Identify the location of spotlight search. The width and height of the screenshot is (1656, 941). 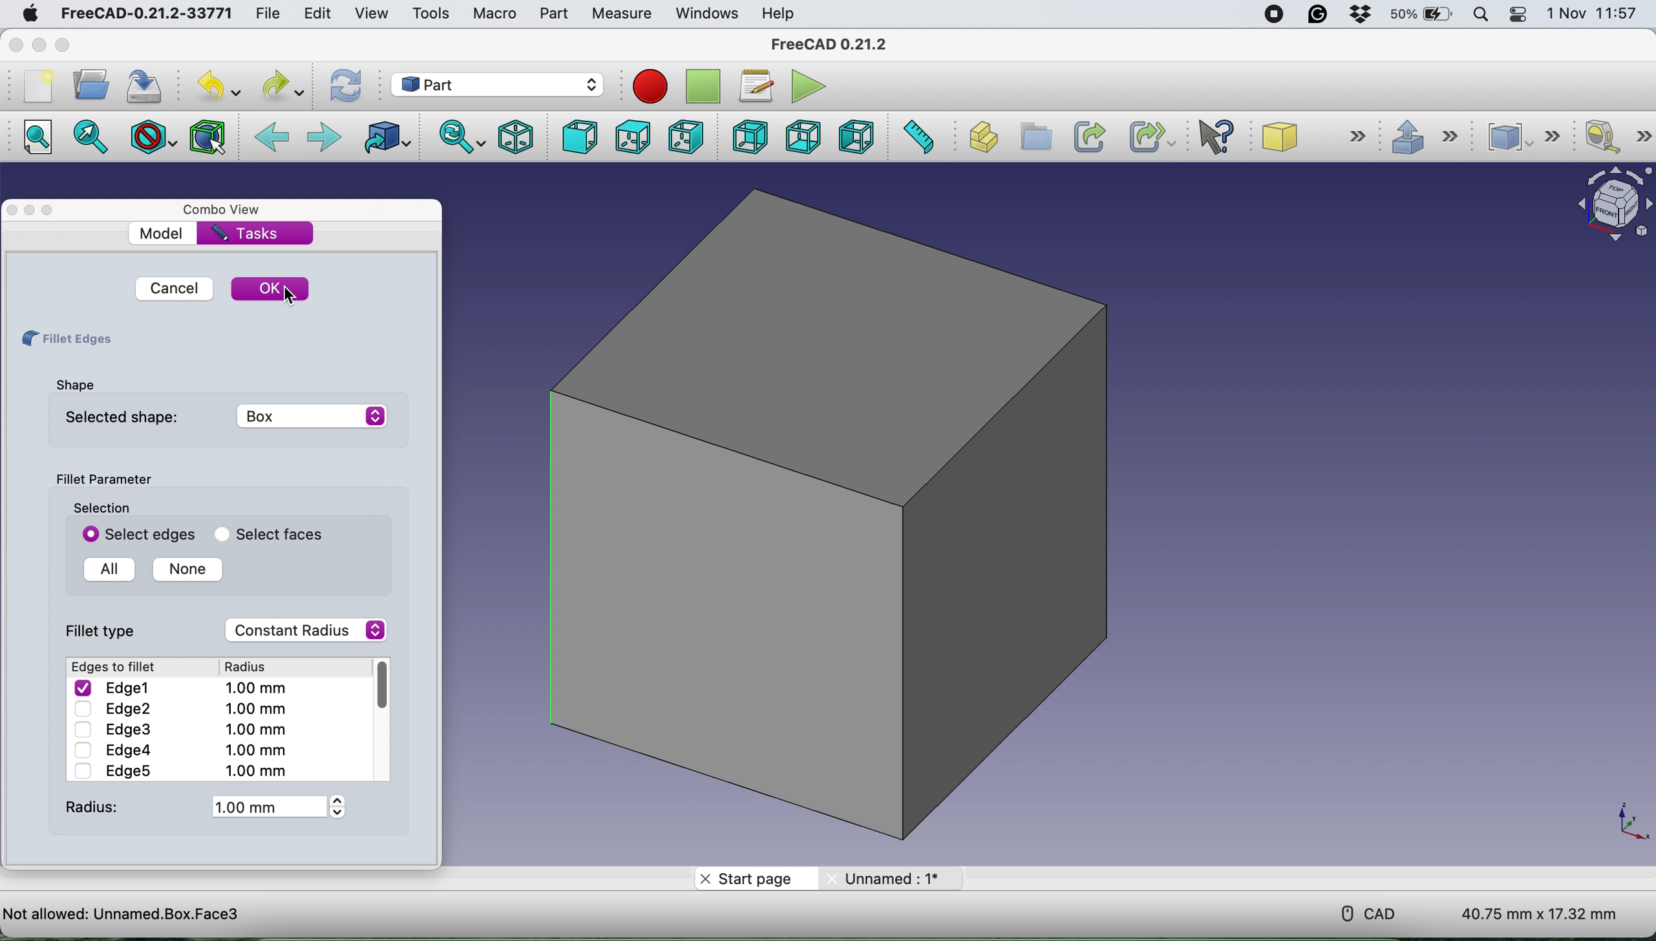
(1480, 16).